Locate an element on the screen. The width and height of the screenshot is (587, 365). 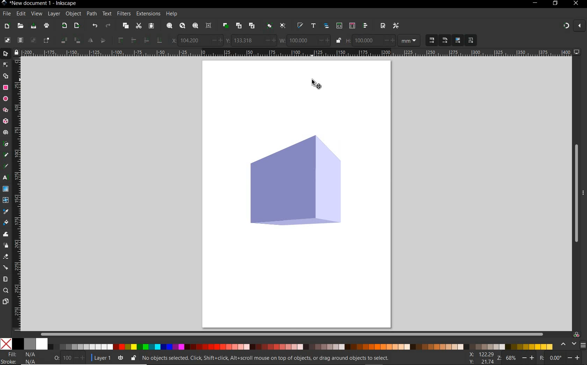
selector tool is located at coordinates (6, 54).